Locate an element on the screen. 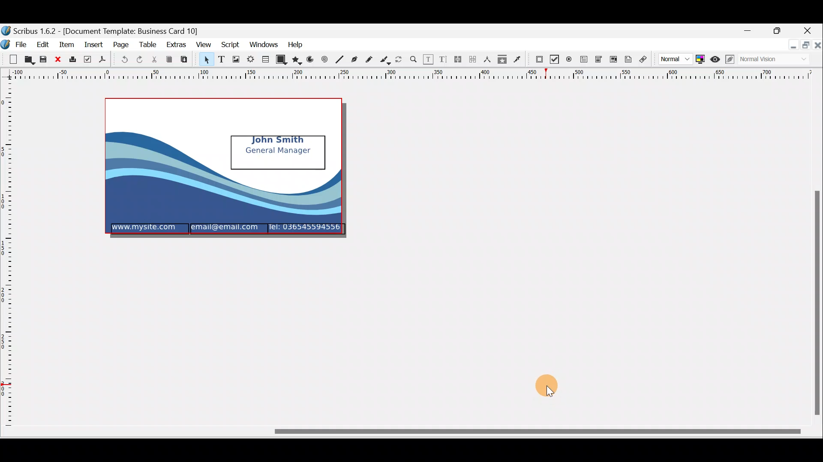  PDF list box is located at coordinates (612, 60).